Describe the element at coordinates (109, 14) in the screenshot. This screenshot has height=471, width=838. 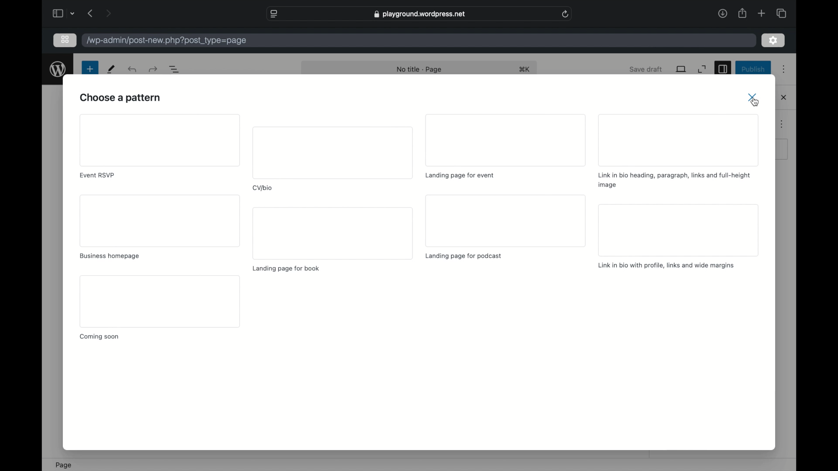
I see `next page` at that location.